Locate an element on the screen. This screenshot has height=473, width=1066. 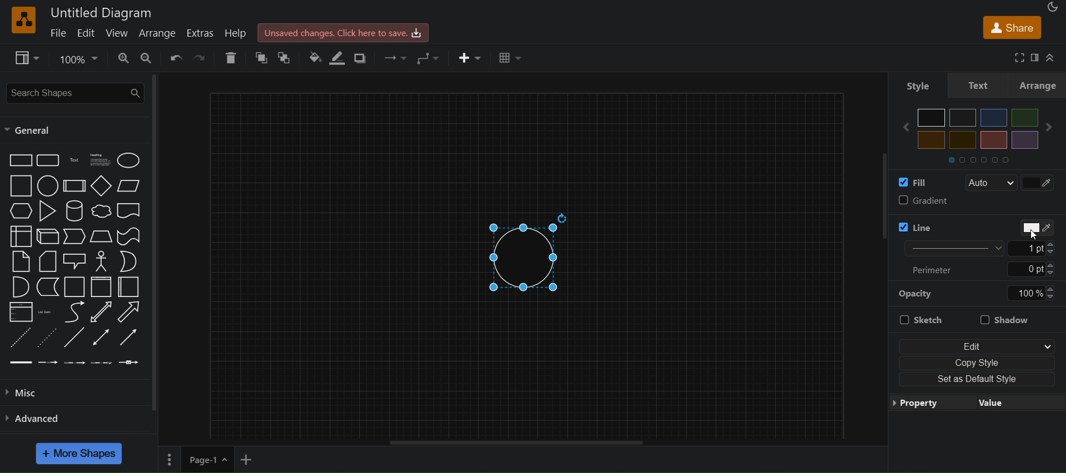
color is located at coordinates (1040, 182).